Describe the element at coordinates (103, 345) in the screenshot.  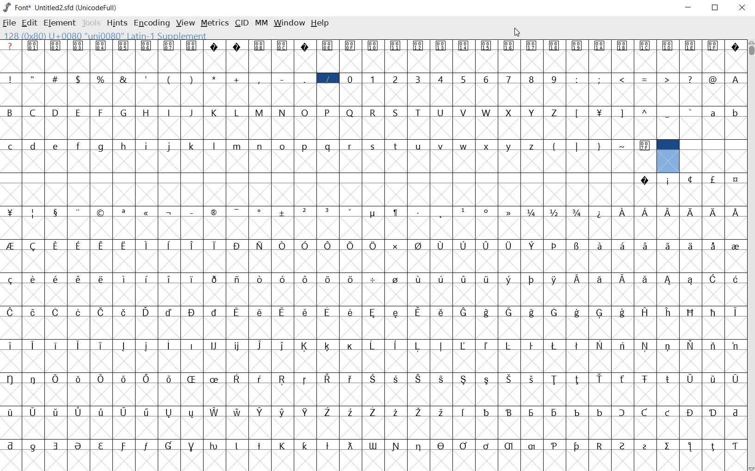
I see `Symbol` at that location.